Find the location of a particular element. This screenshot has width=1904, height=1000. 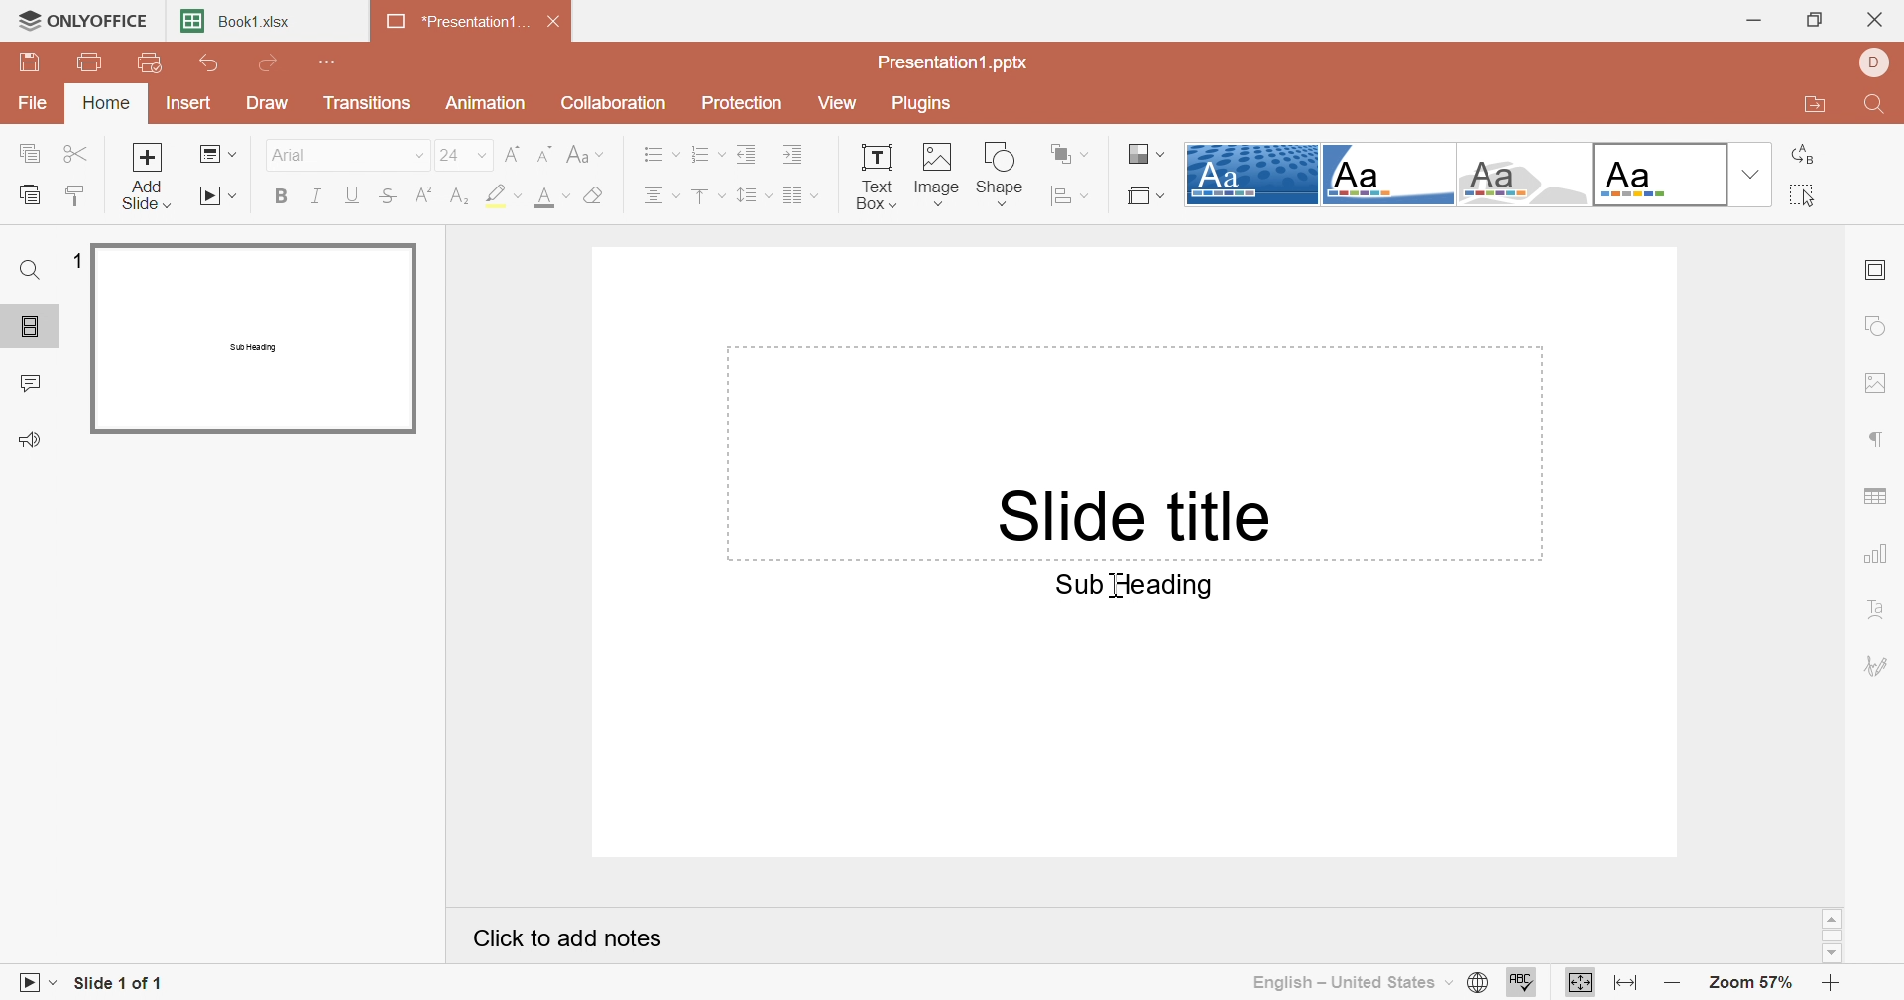

Zoom 57% is located at coordinates (1752, 983).